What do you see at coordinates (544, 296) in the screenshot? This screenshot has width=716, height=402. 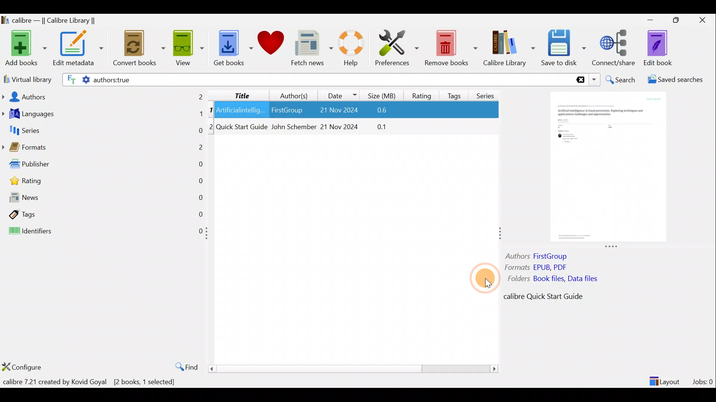 I see `calibre Quick Start Guide` at bounding box center [544, 296].